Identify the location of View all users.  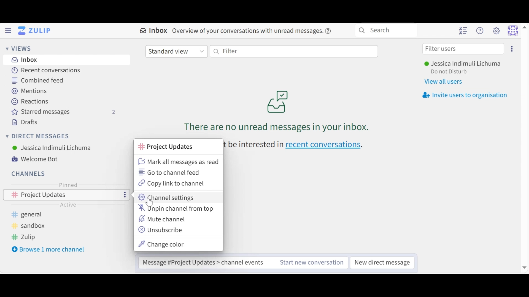
(443, 82).